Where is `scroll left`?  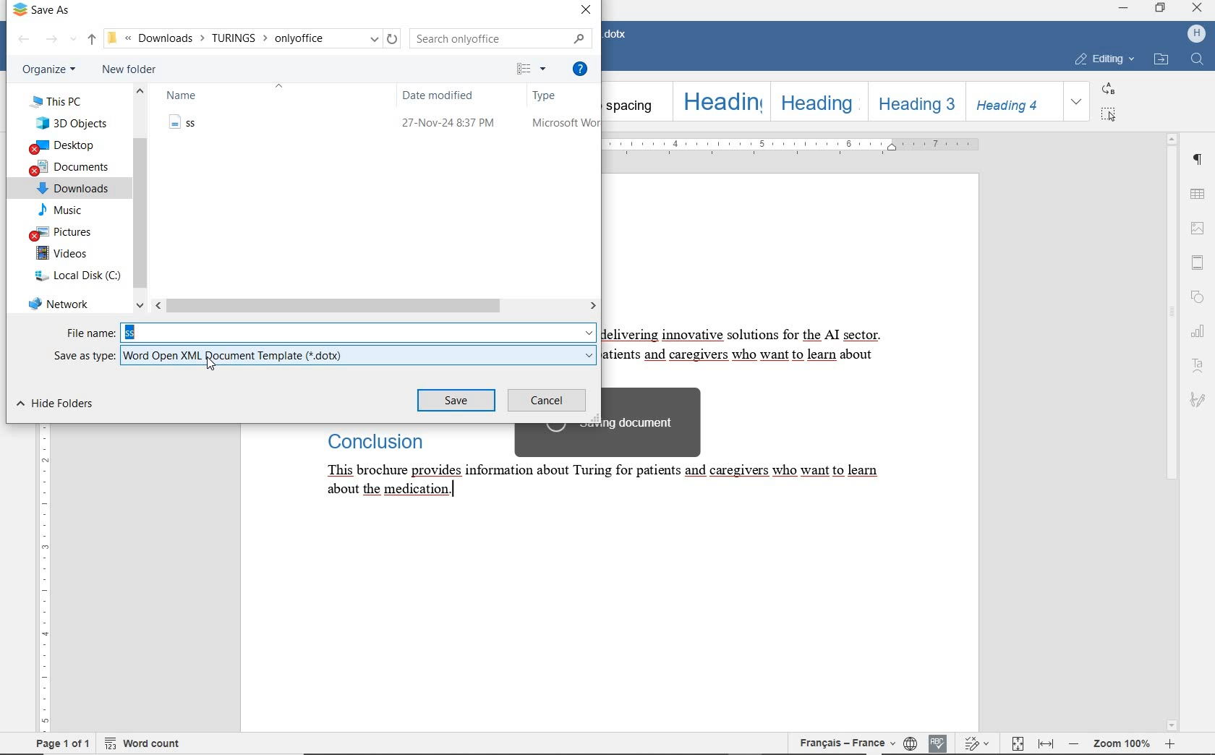 scroll left is located at coordinates (161, 305).